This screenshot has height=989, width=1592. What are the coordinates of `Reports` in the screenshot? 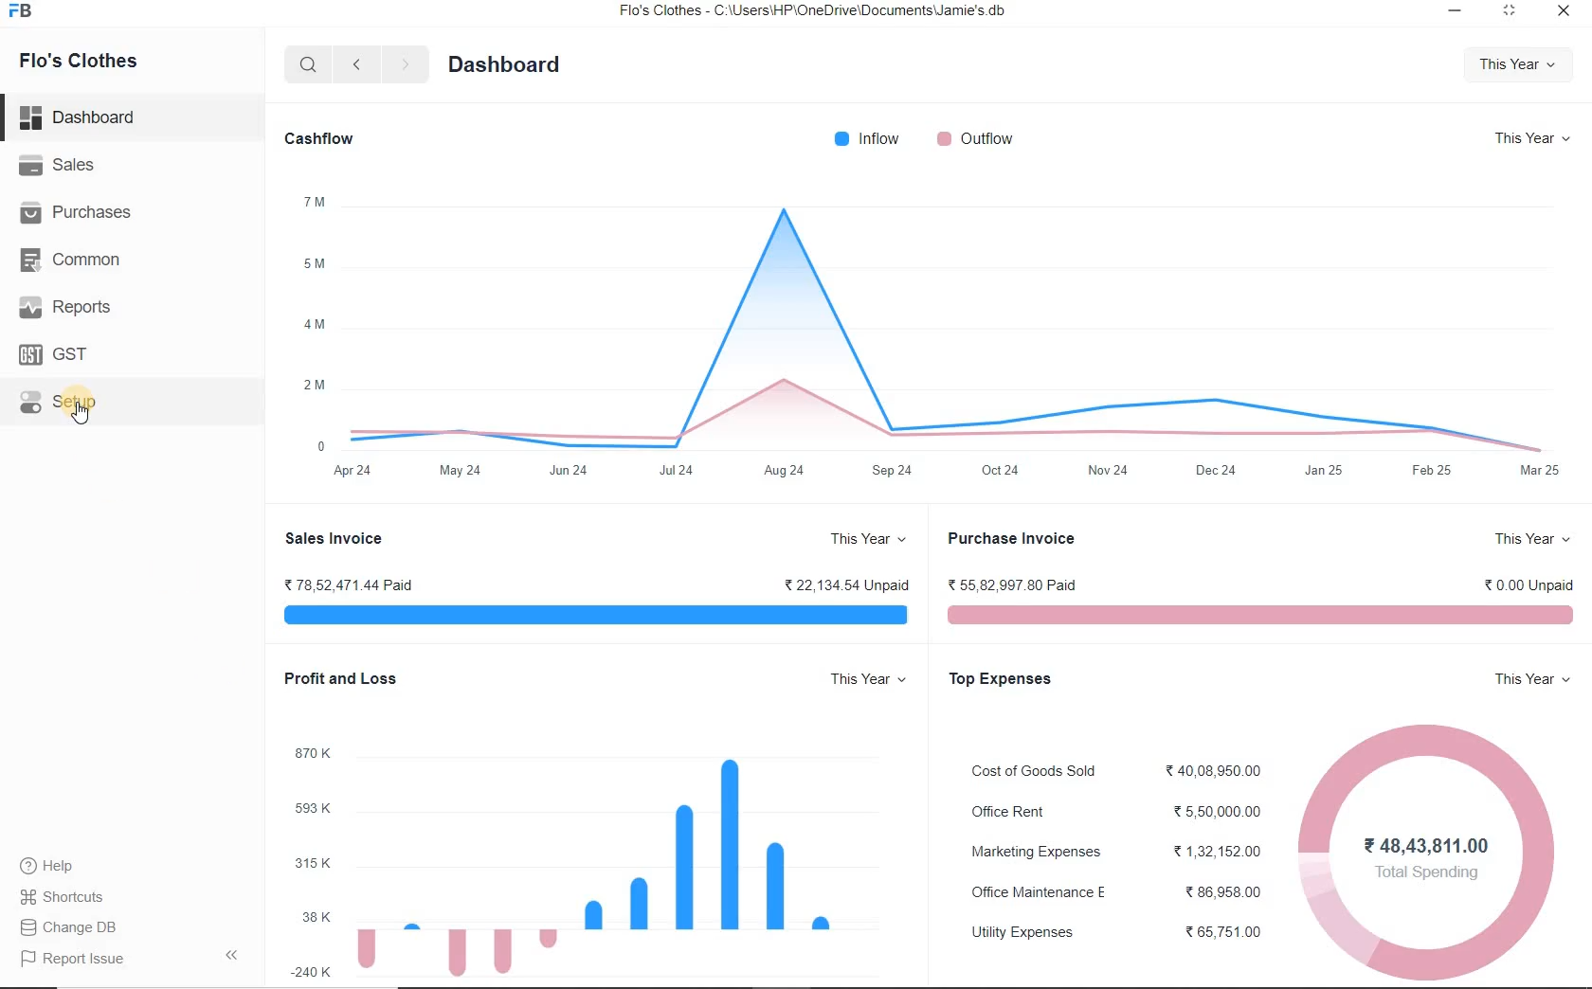 It's located at (70, 307).